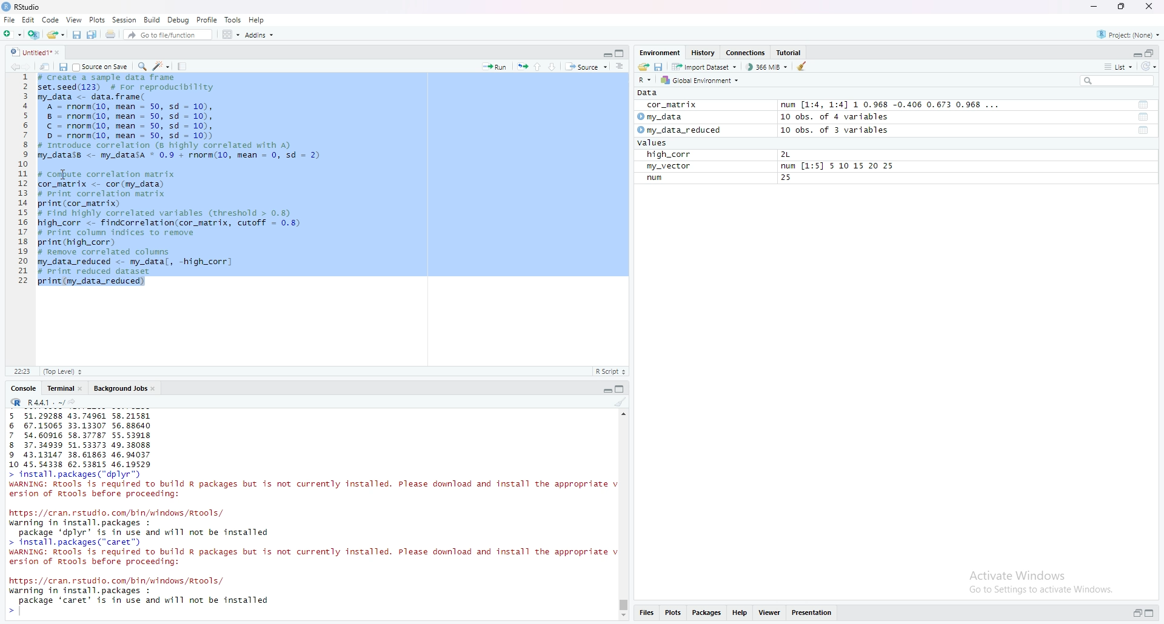 Image resolution: width=1164 pixels, height=624 pixels. What do you see at coordinates (179, 20) in the screenshot?
I see `Debug` at bounding box center [179, 20].